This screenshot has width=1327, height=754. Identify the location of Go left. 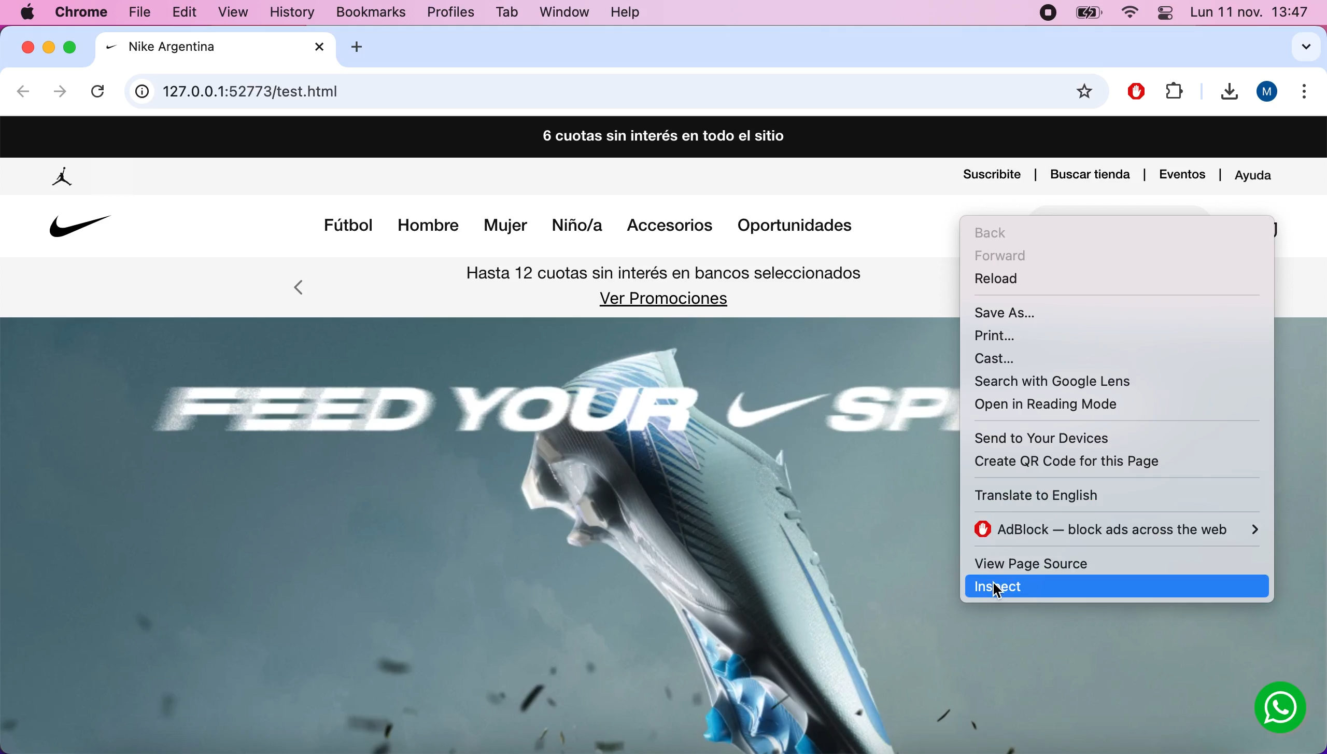
(300, 290).